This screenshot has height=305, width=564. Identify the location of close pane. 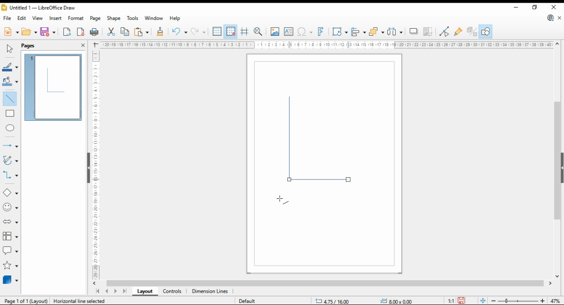
(82, 45).